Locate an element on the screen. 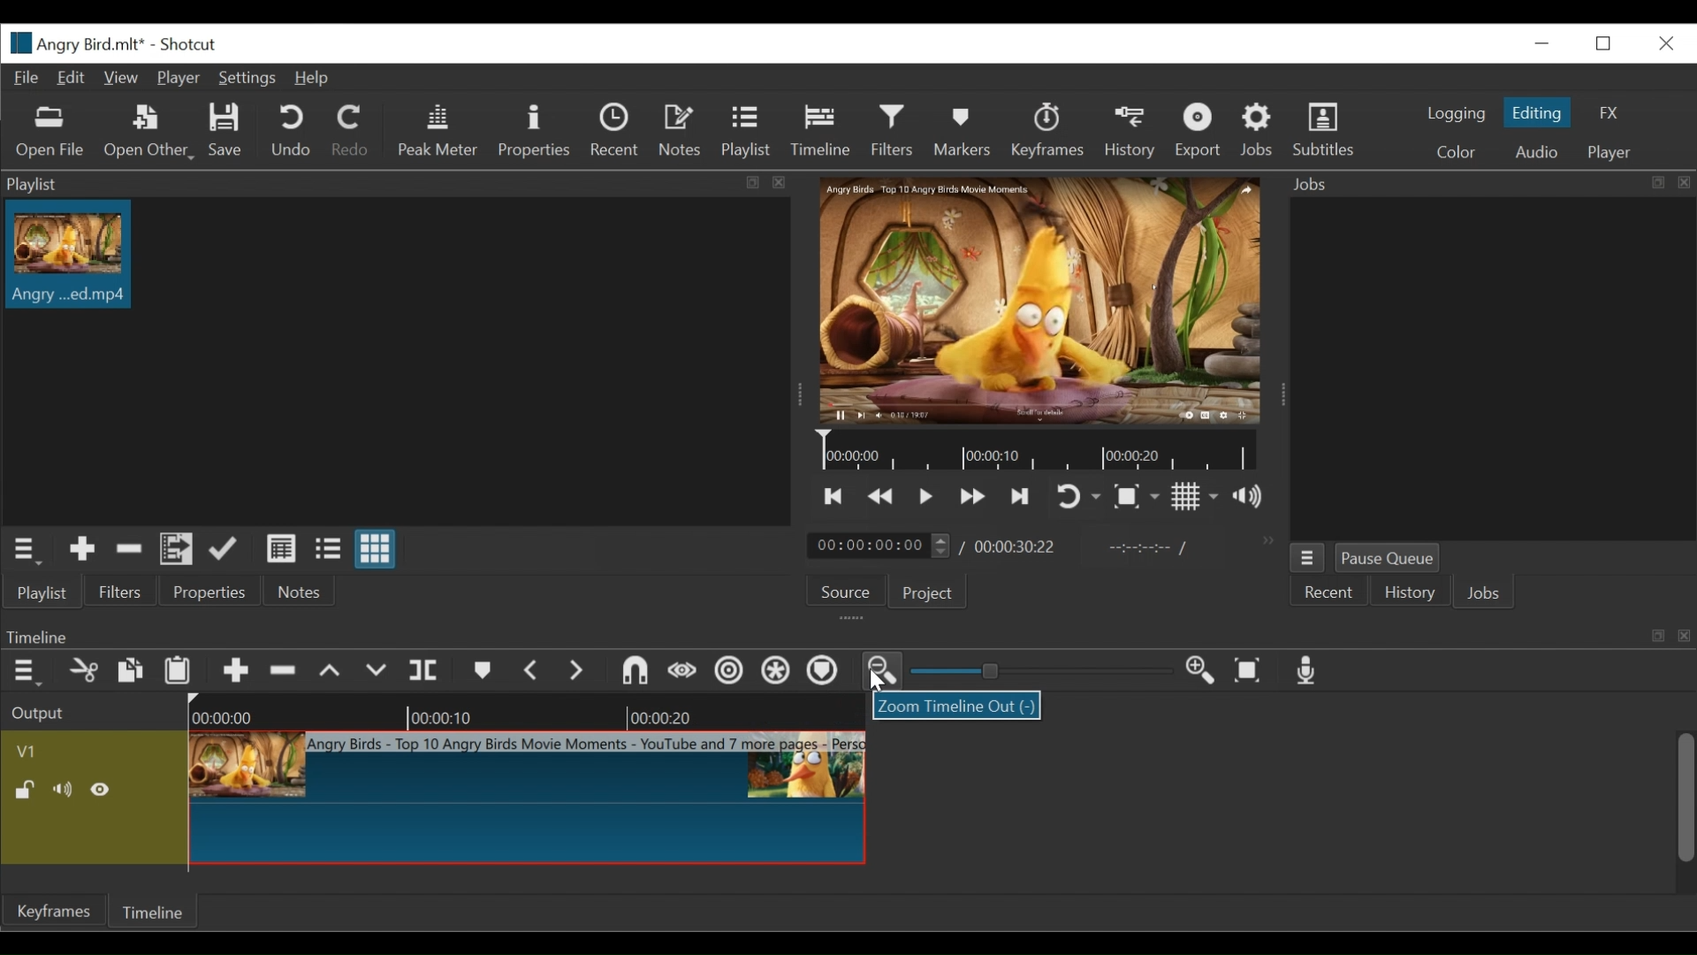  Save is located at coordinates (229, 130).